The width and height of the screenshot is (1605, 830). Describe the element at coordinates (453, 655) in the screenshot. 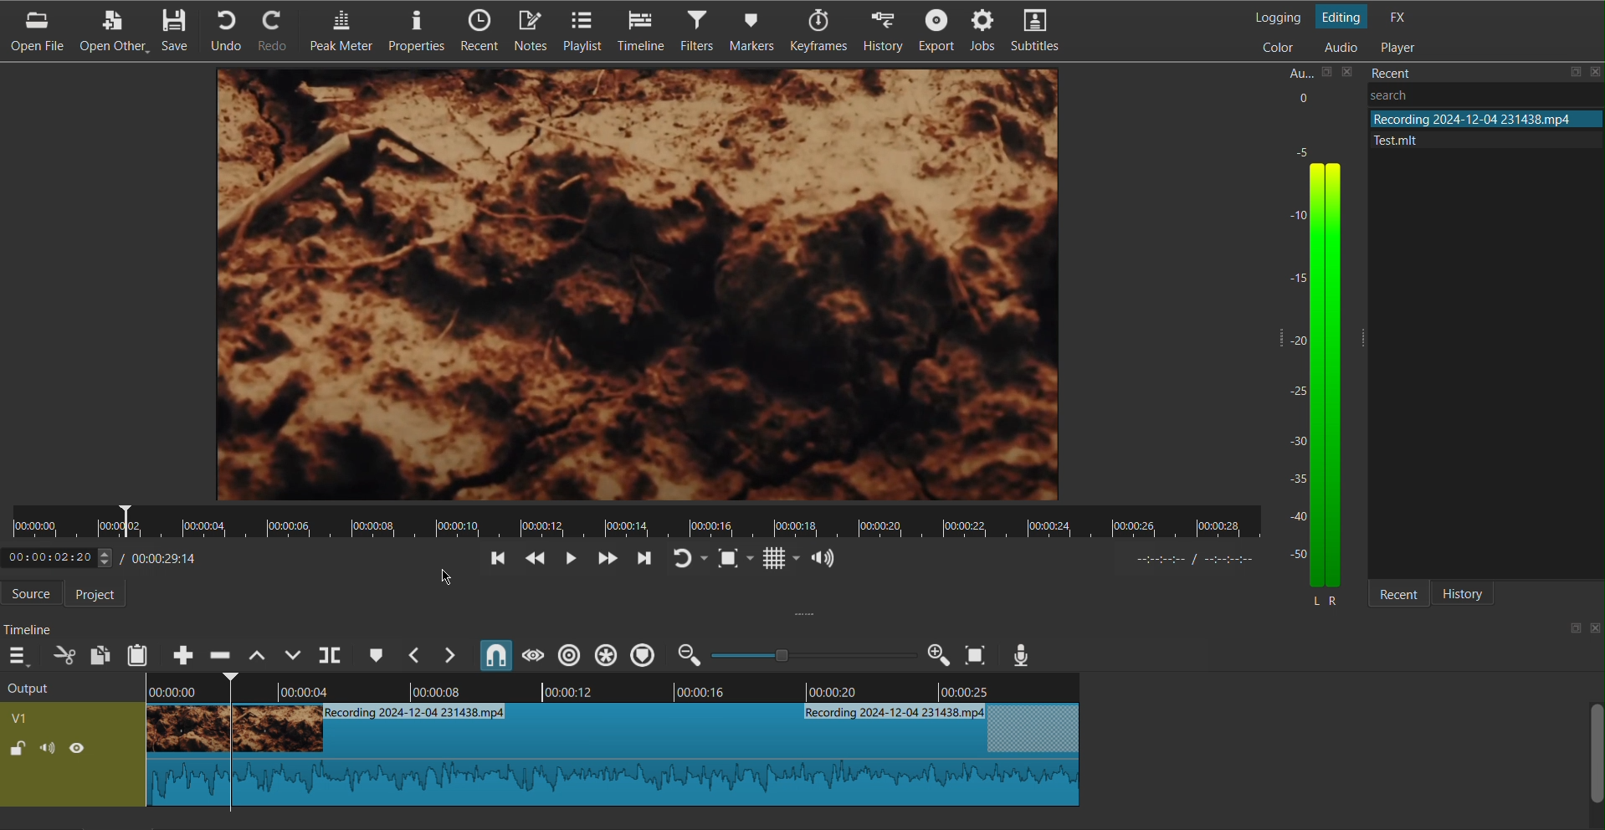

I see `Next Marker` at that location.